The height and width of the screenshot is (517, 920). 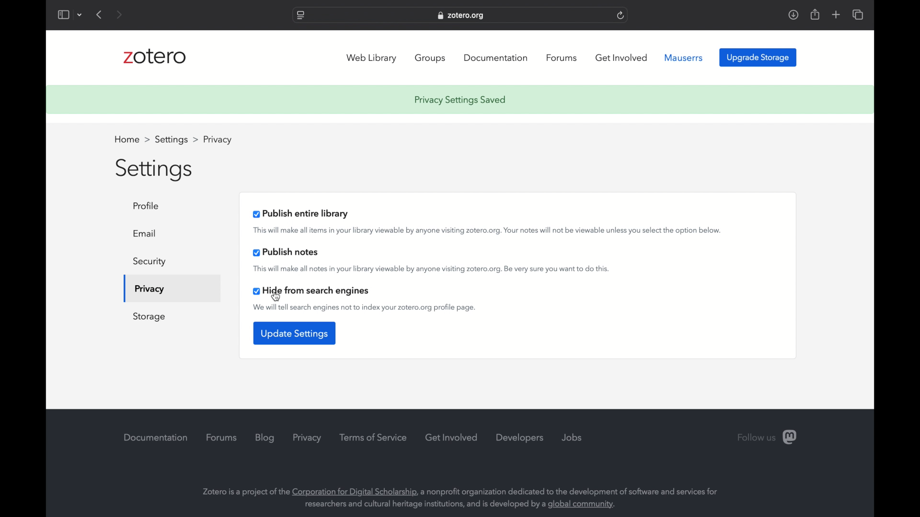 What do you see at coordinates (149, 316) in the screenshot?
I see `storage` at bounding box center [149, 316].